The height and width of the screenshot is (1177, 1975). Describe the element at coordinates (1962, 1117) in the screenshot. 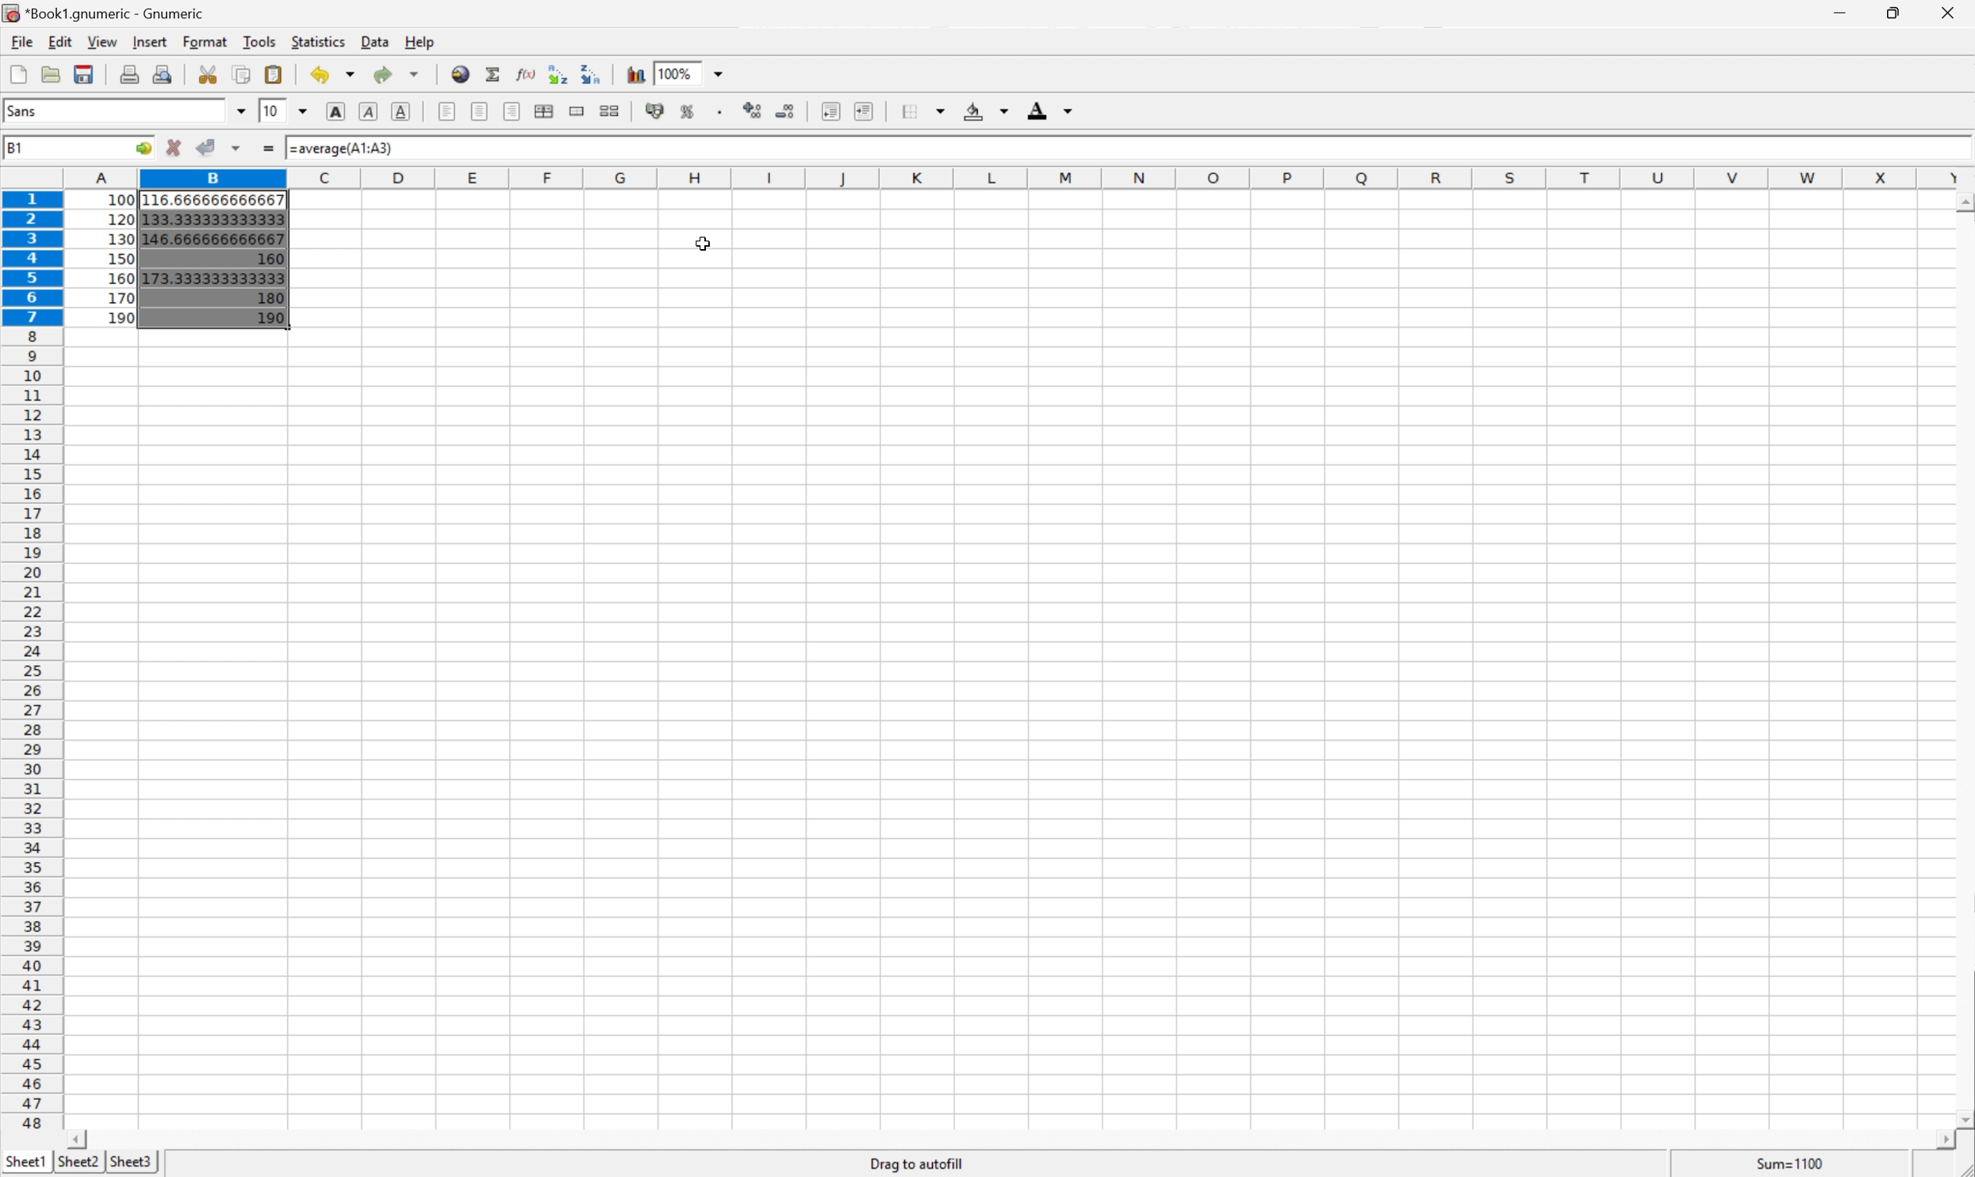

I see `Scroll Down` at that location.